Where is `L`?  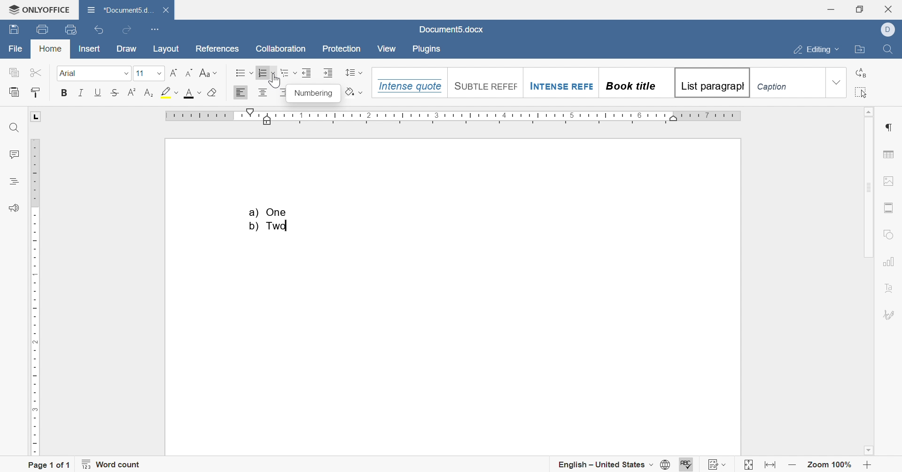
L is located at coordinates (37, 117).